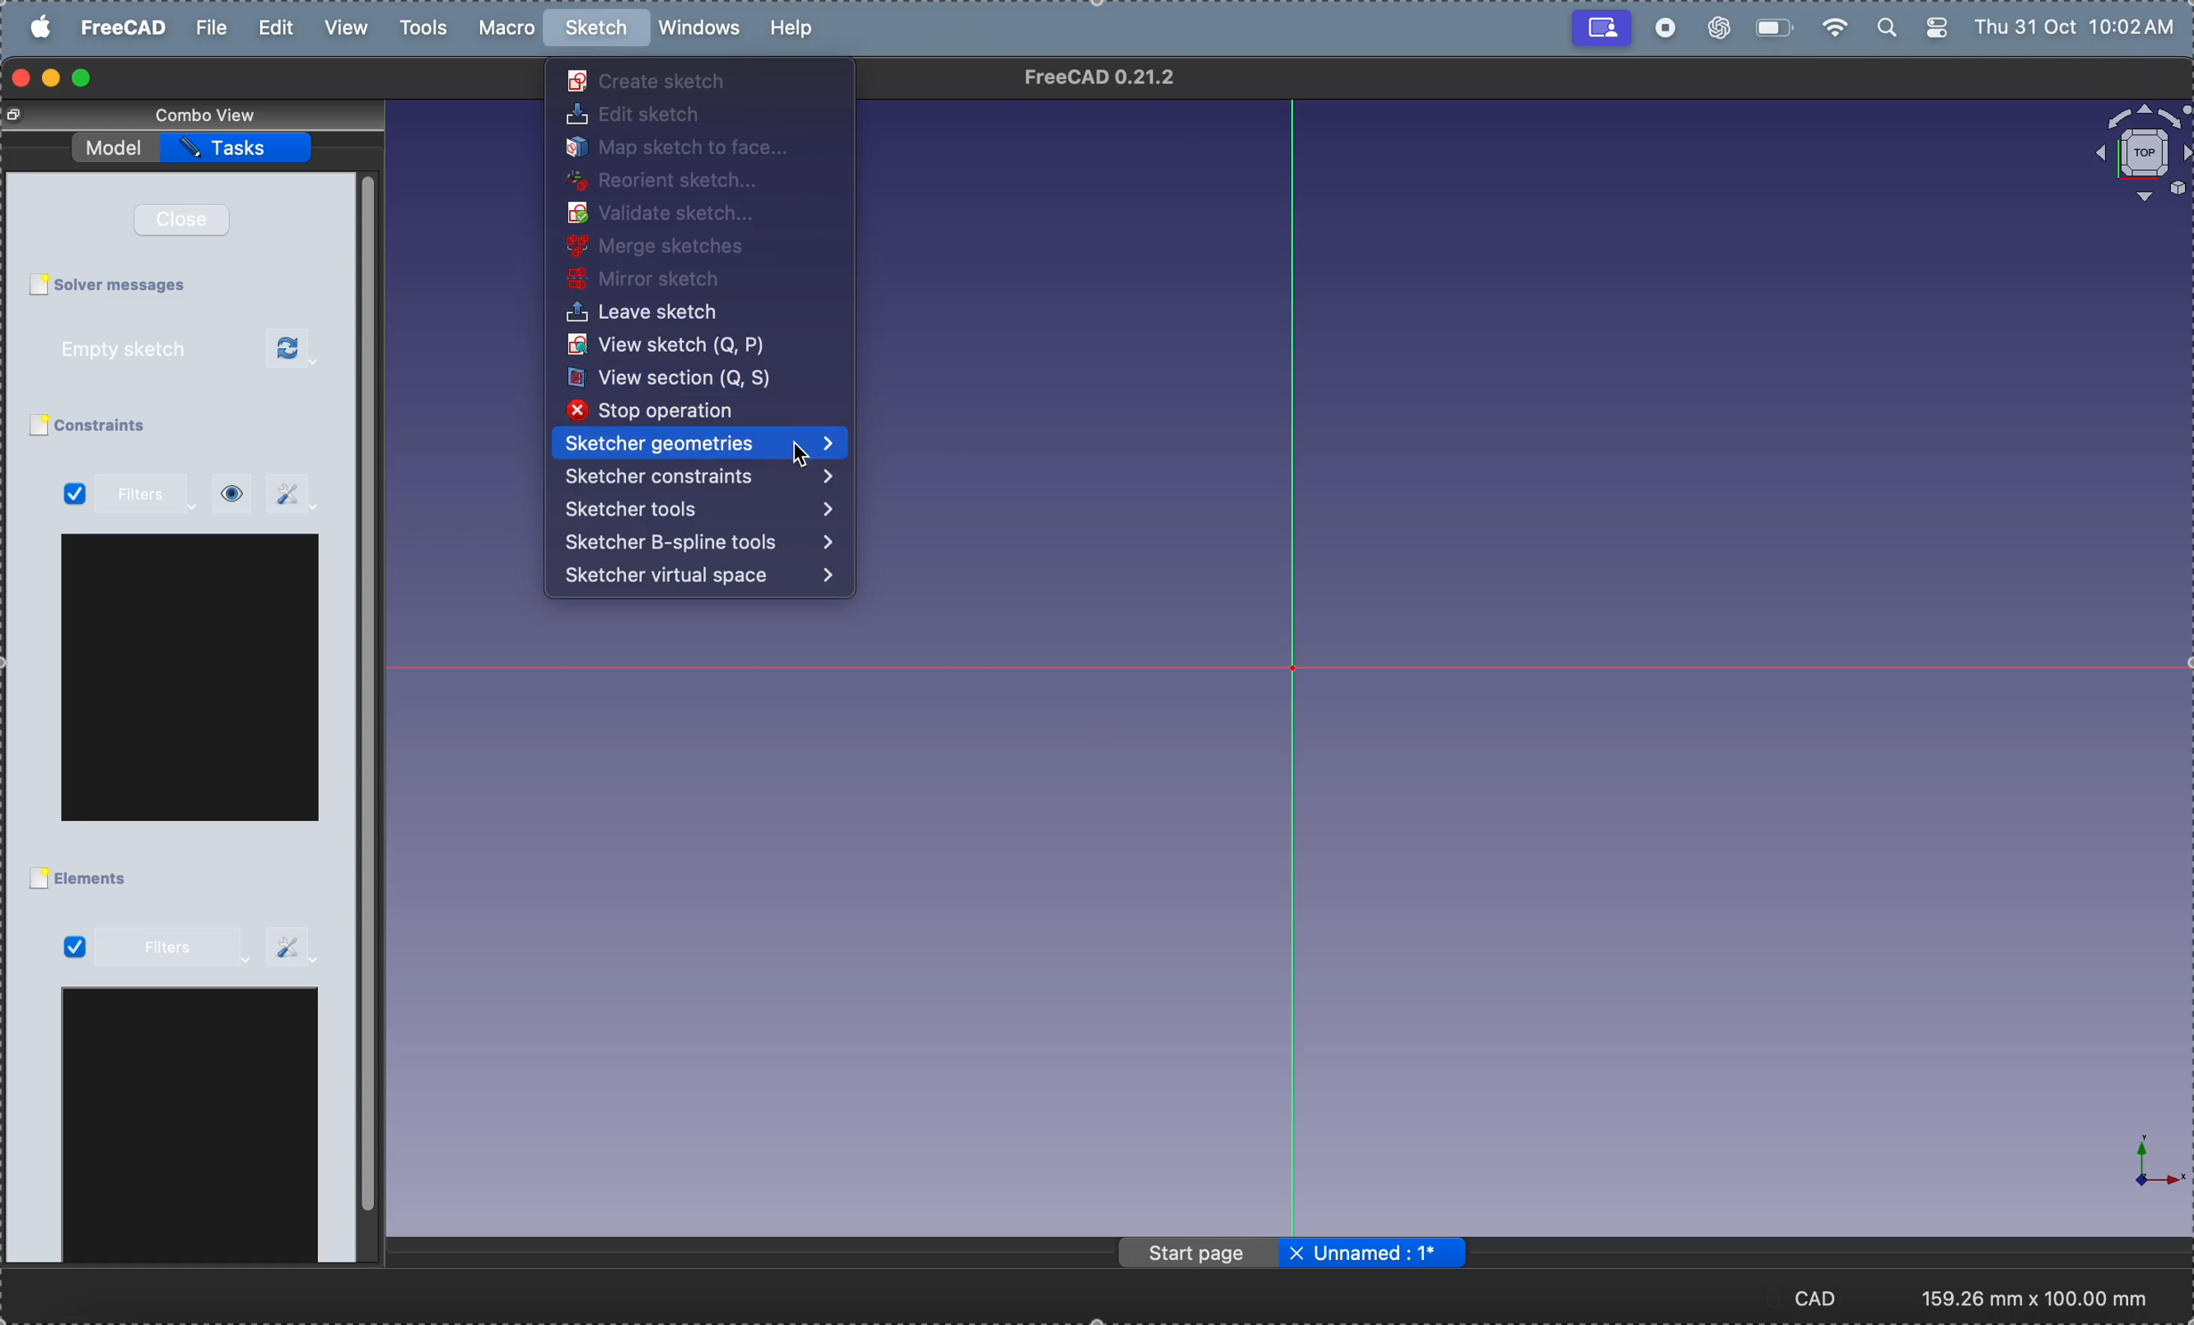 Image resolution: width=2194 pixels, height=1325 pixels. What do you see at coordinates (600, 28) in the screenshot?
I see `sketch` at bounding box center [600, 28].